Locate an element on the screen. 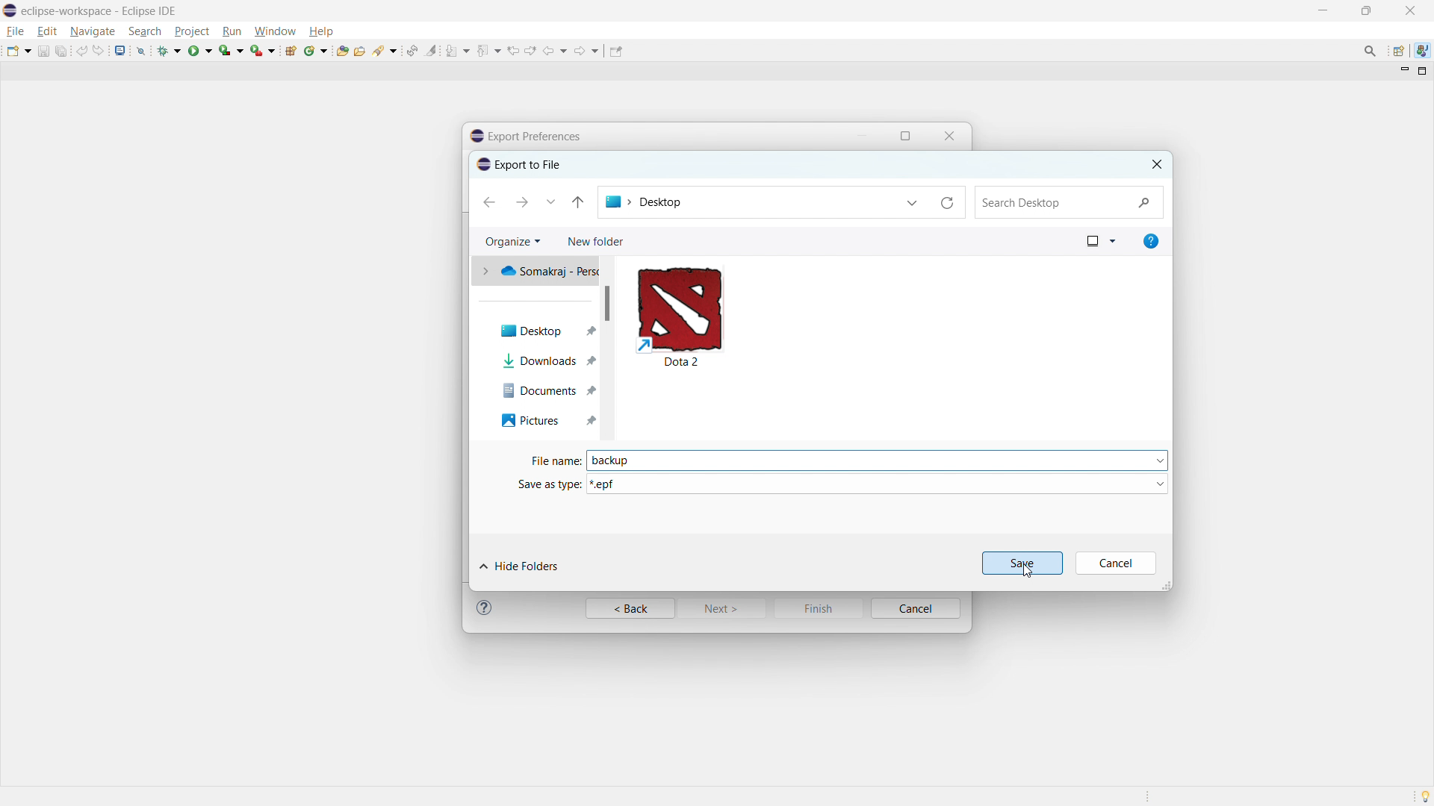 The width and height of the screenshot is (1434, 806). open console is located at coordinates (120, 50).